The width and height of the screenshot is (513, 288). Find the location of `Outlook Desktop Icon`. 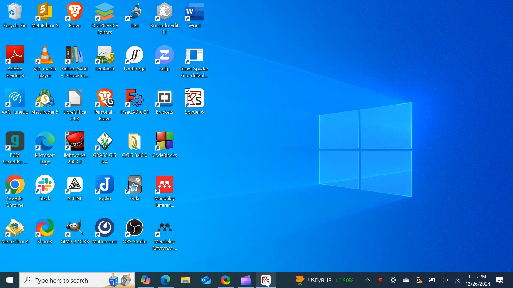

Outlook Desktop Icon is located at coordinates (204, 279).